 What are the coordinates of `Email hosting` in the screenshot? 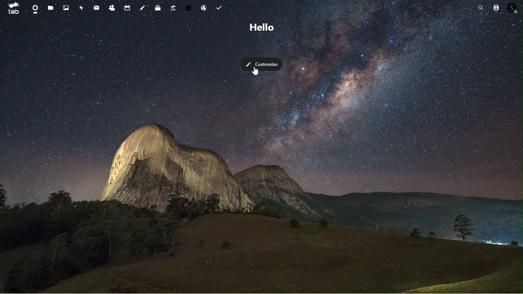 It's located at (203, 7).